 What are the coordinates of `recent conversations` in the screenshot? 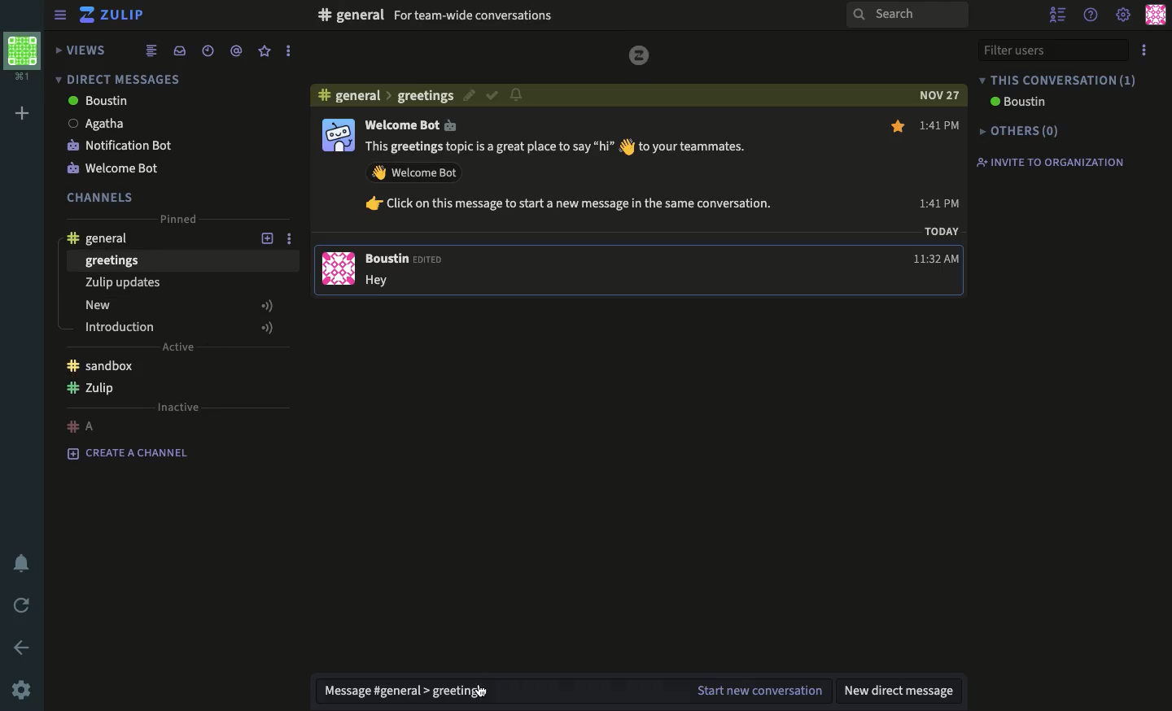 It's located at (208, 51).